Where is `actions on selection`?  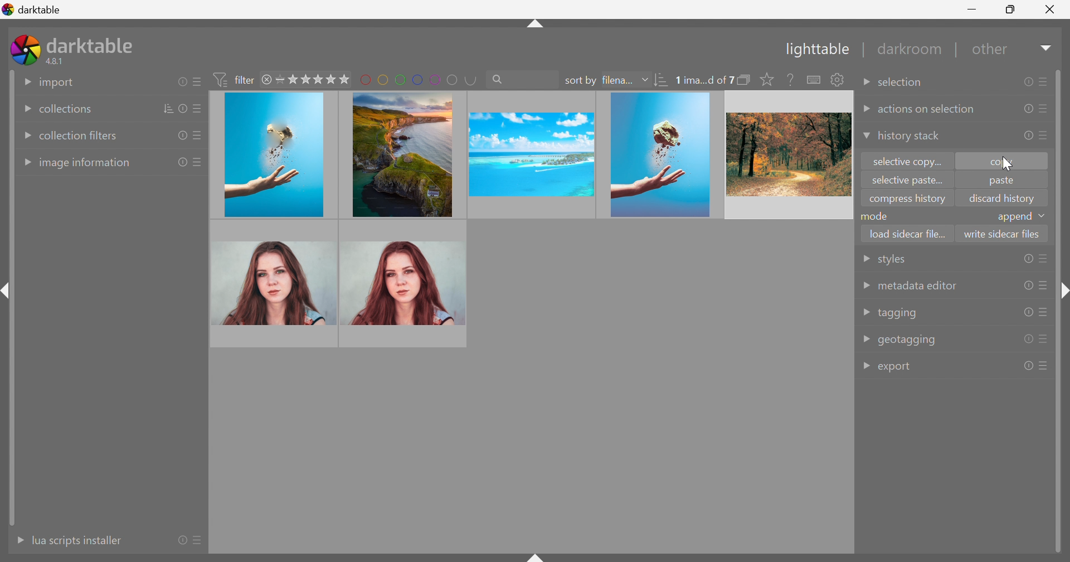 actions on selection is located at coordinates (927, 110).